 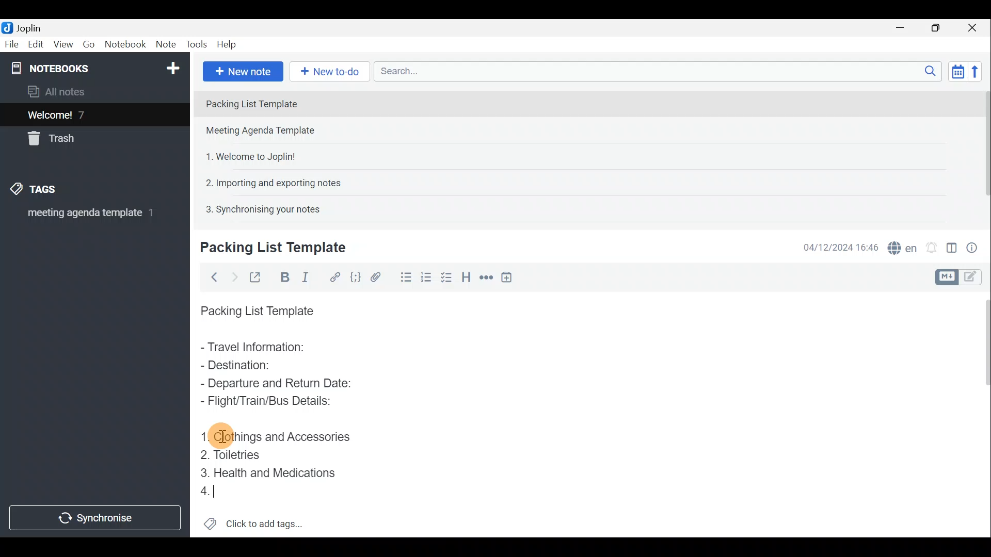 What do you see at coordinates (283, 276) in the screenshot?
I see `Bold` at bounding box center [283, 276].